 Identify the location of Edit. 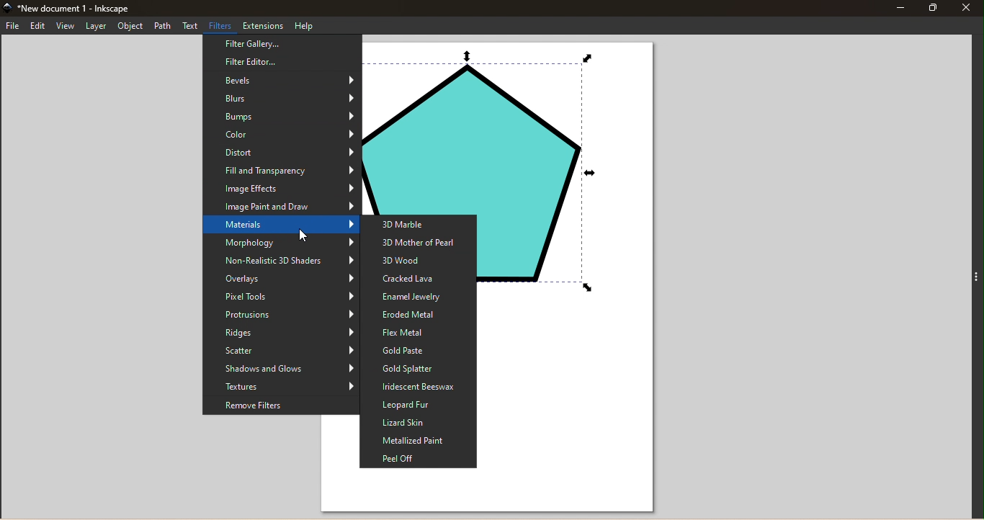
(37, 26).